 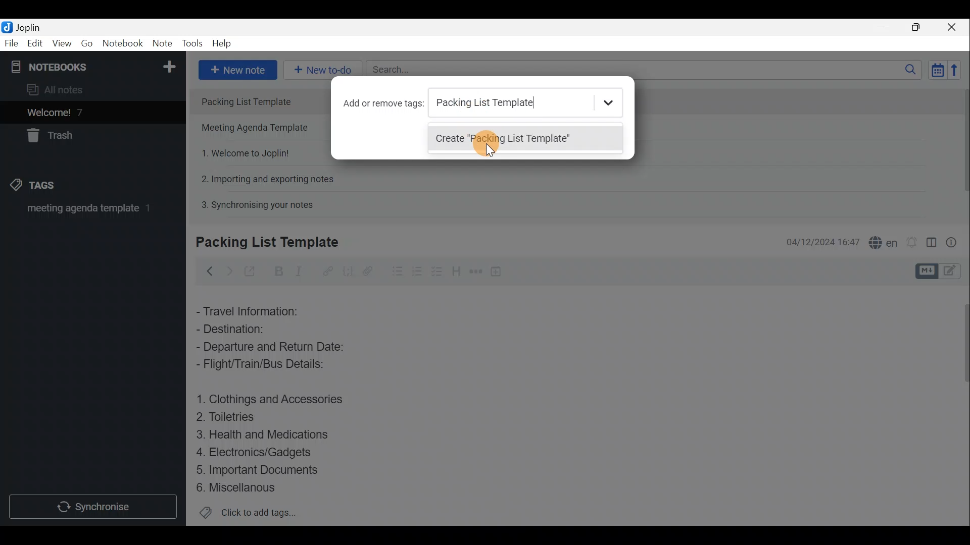 What do you see at coordinates (269, 435) in the screenshot?
I see `Health and Medications` at bounding box center [269, 435].